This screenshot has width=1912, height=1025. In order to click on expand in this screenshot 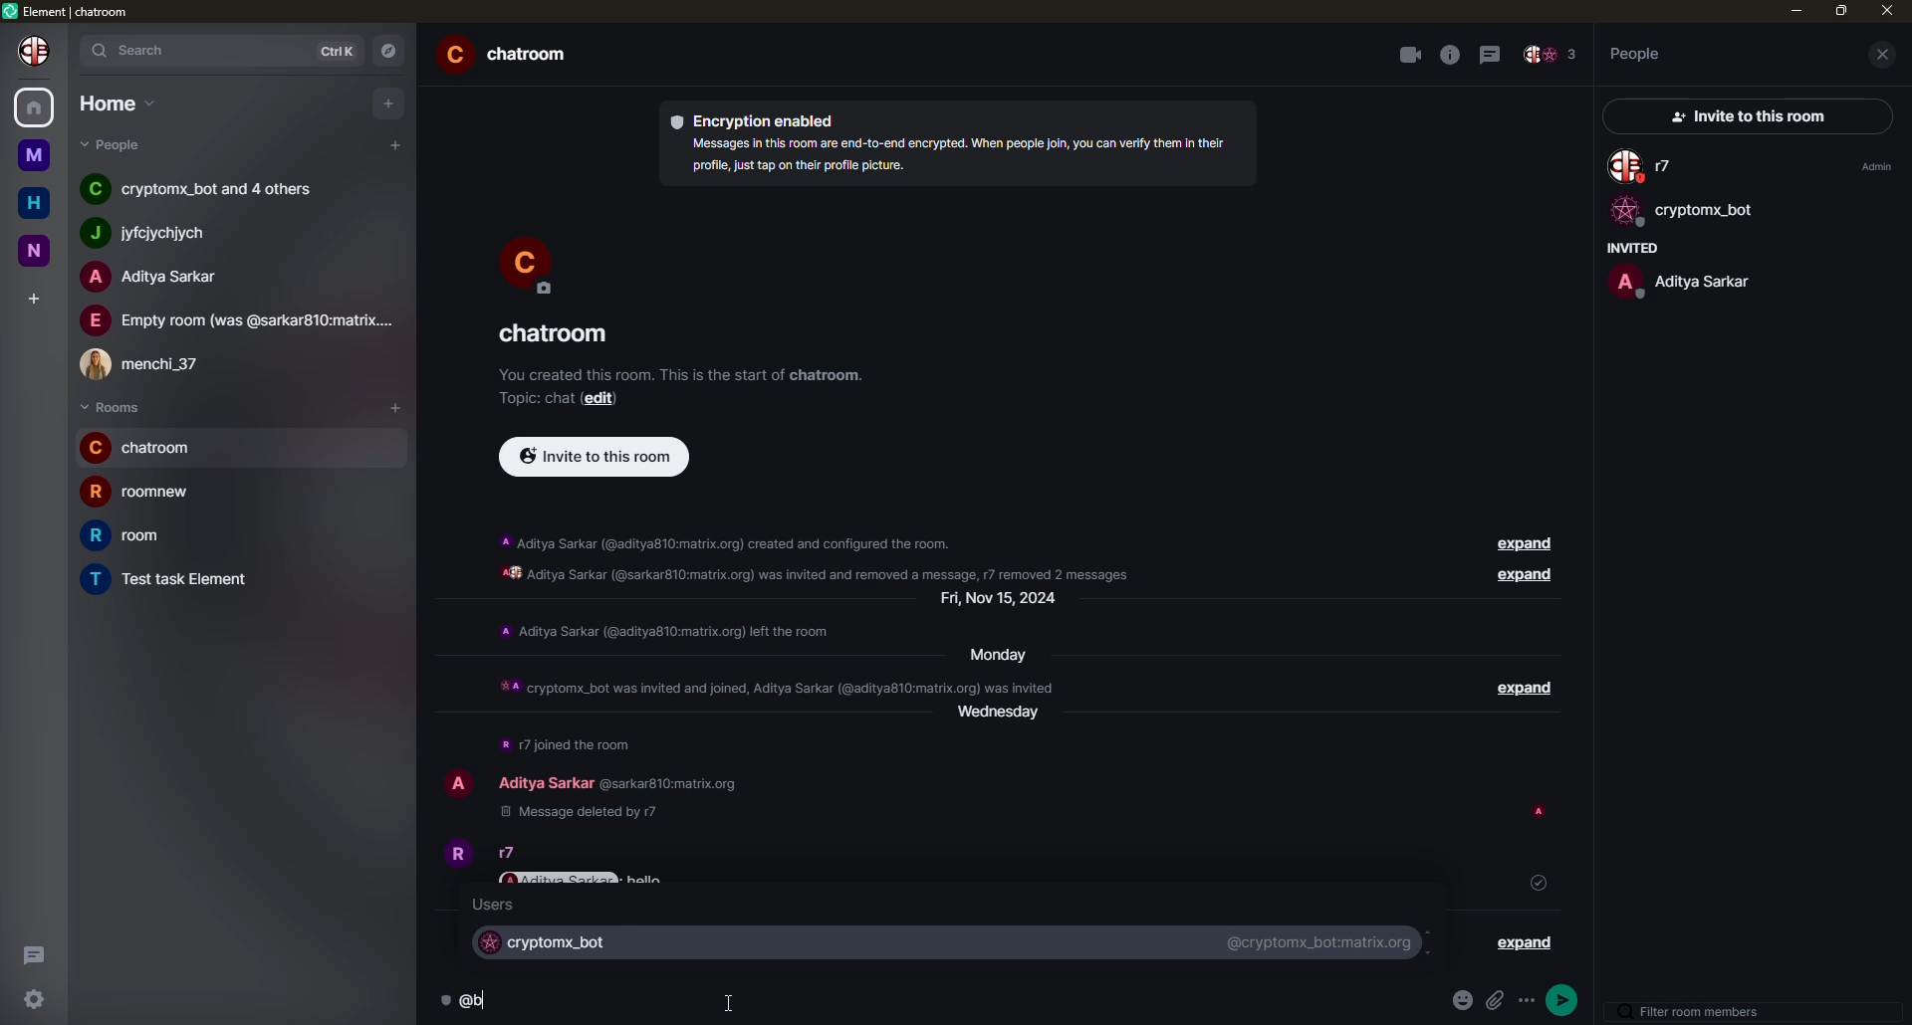, I will do `click(1516, 690)`.